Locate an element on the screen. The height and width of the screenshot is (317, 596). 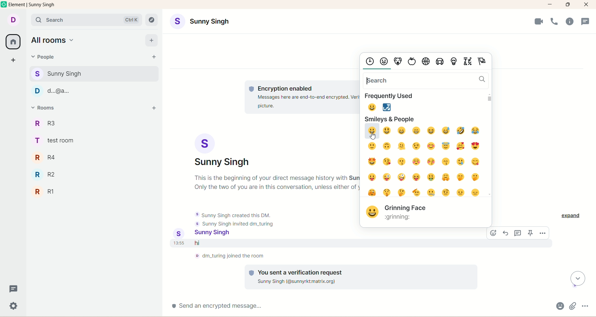
Smiling face with smiling eyes is located at coordinates (431, 146).